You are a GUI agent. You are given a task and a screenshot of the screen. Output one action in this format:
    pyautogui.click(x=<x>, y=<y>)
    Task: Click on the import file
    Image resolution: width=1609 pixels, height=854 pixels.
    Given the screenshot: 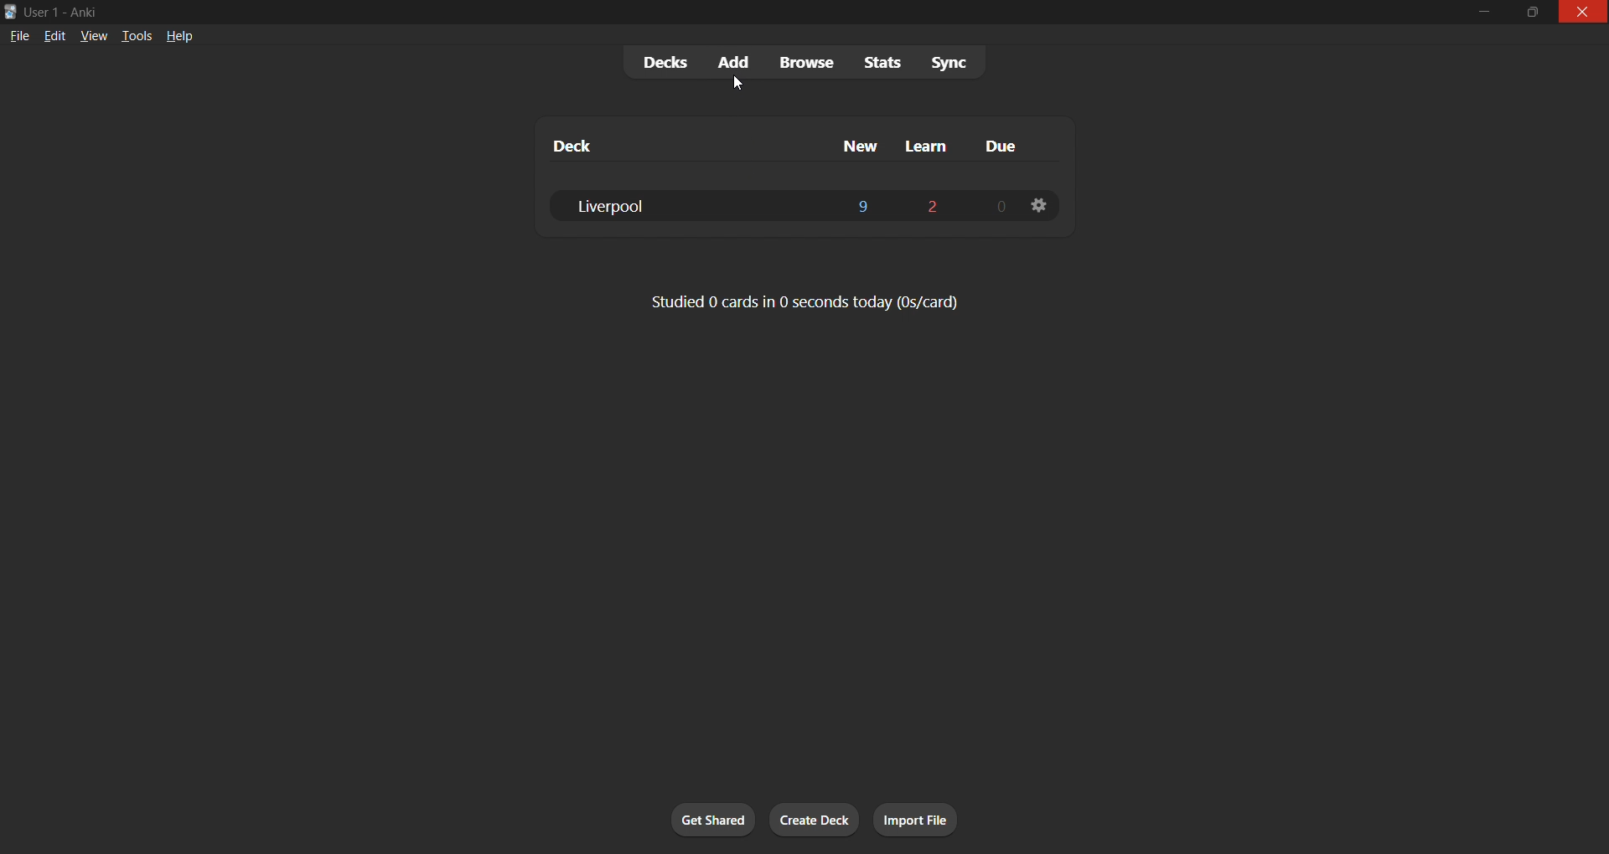 What is the action you would take?
    pyautogui.click(x=920, y=818)
    